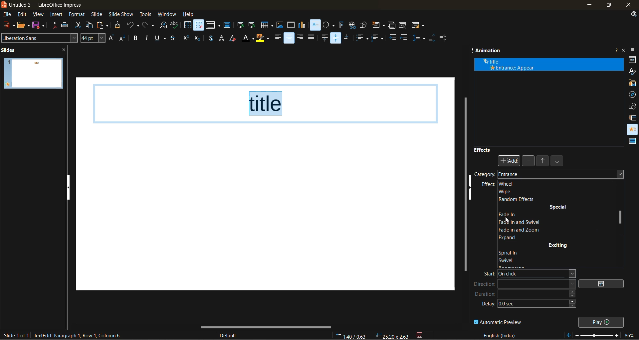  What do you see at coordinates (241, 26) in the screenshot?
I see `start from first slide` at bounding box center [241, 26].